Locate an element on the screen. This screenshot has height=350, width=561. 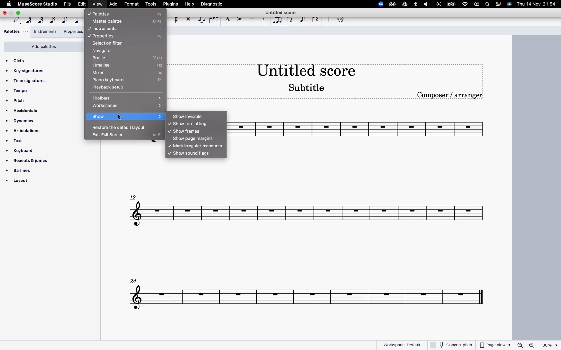
view is located at coordinates (98, 5).